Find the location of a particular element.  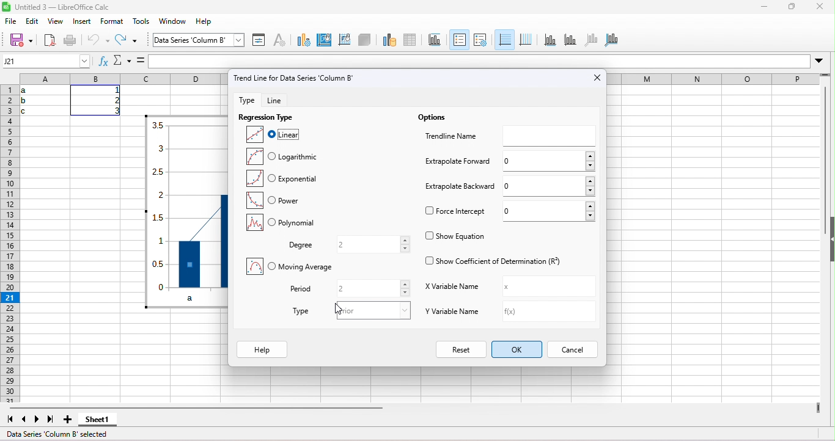

insert is located at coordinates (83, 23).